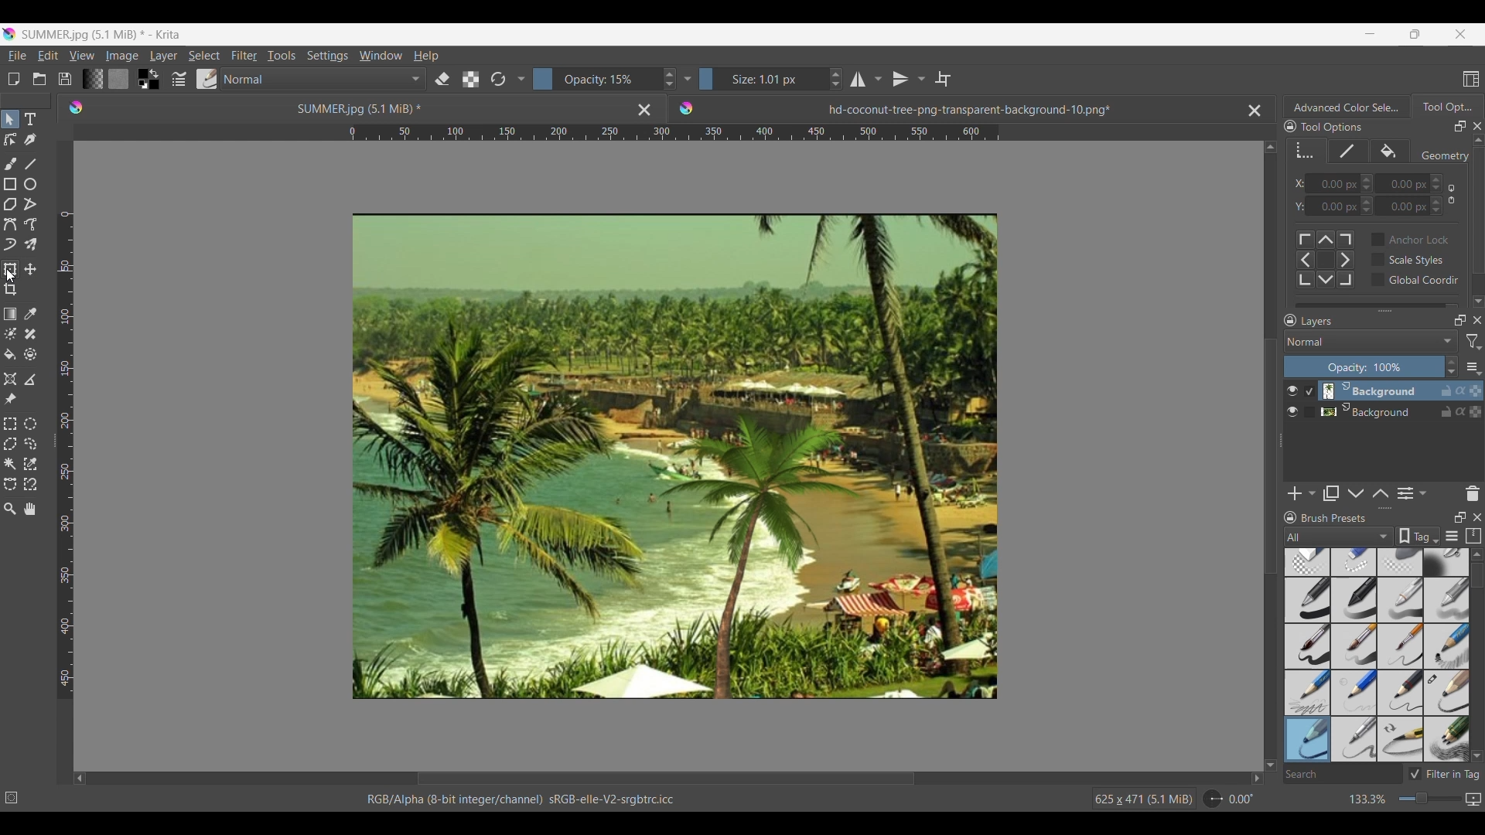  I want to click on Close docker, so click(1477, 126).